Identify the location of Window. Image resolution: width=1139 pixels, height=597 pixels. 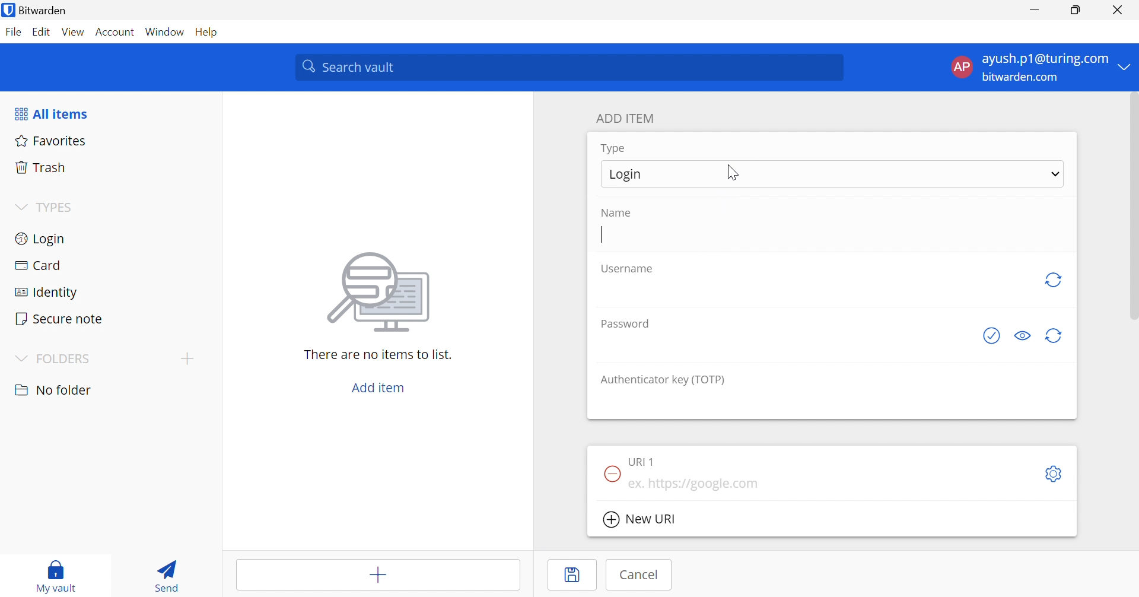
(166, 31).